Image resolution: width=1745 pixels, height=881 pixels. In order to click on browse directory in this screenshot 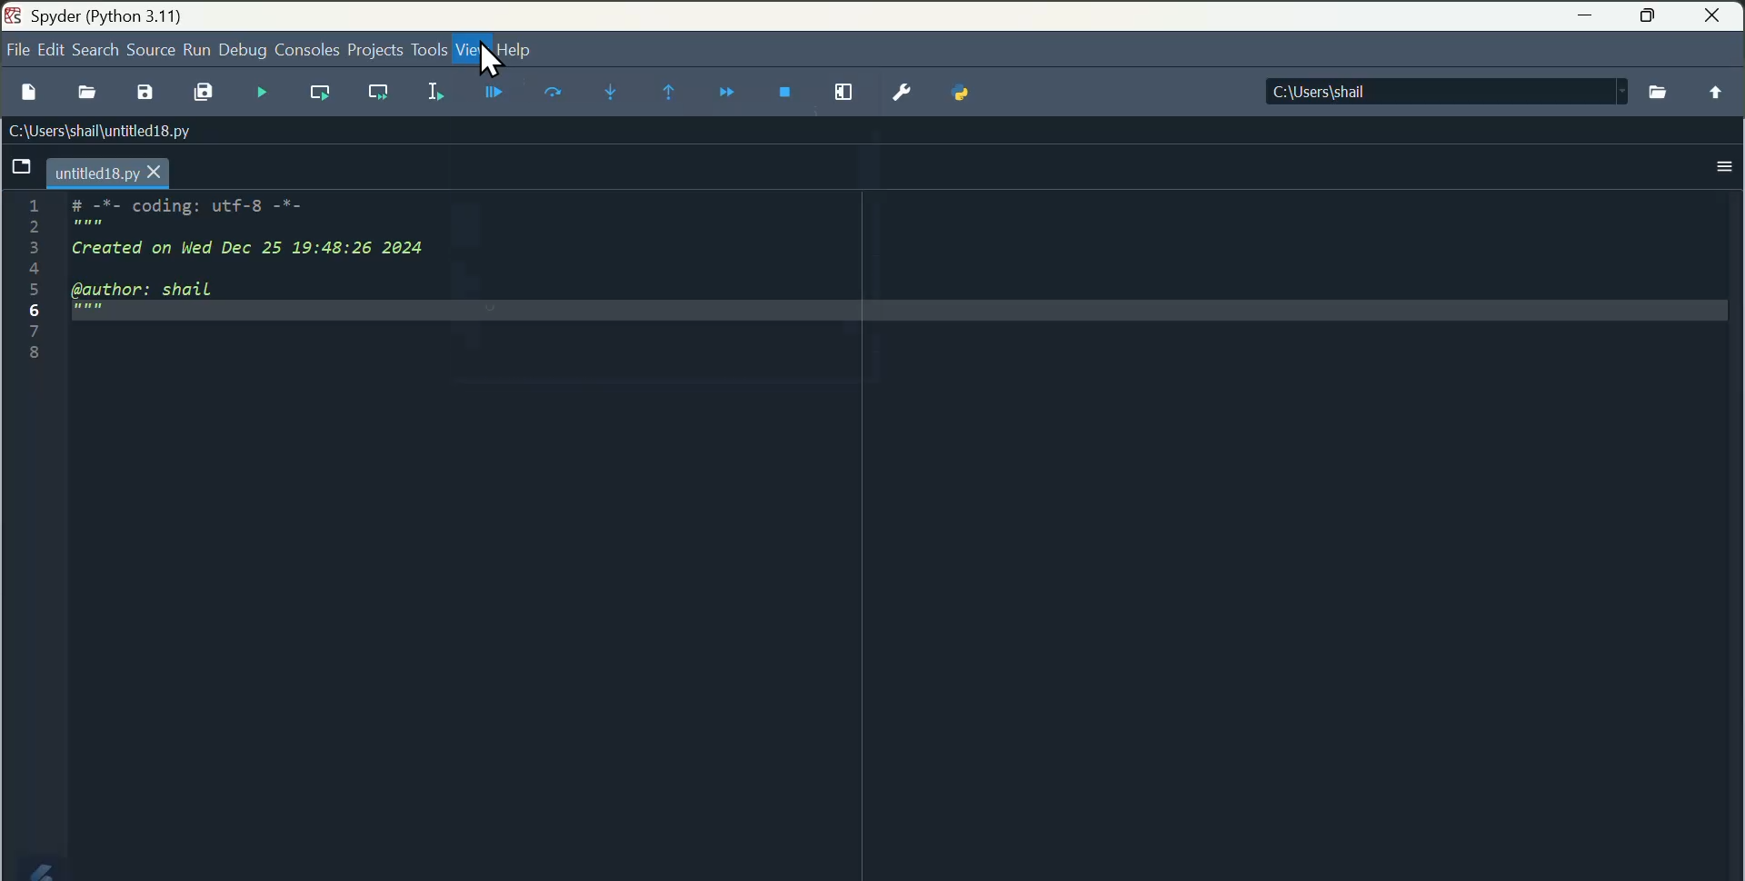, I will do `click(1660, 91)`.